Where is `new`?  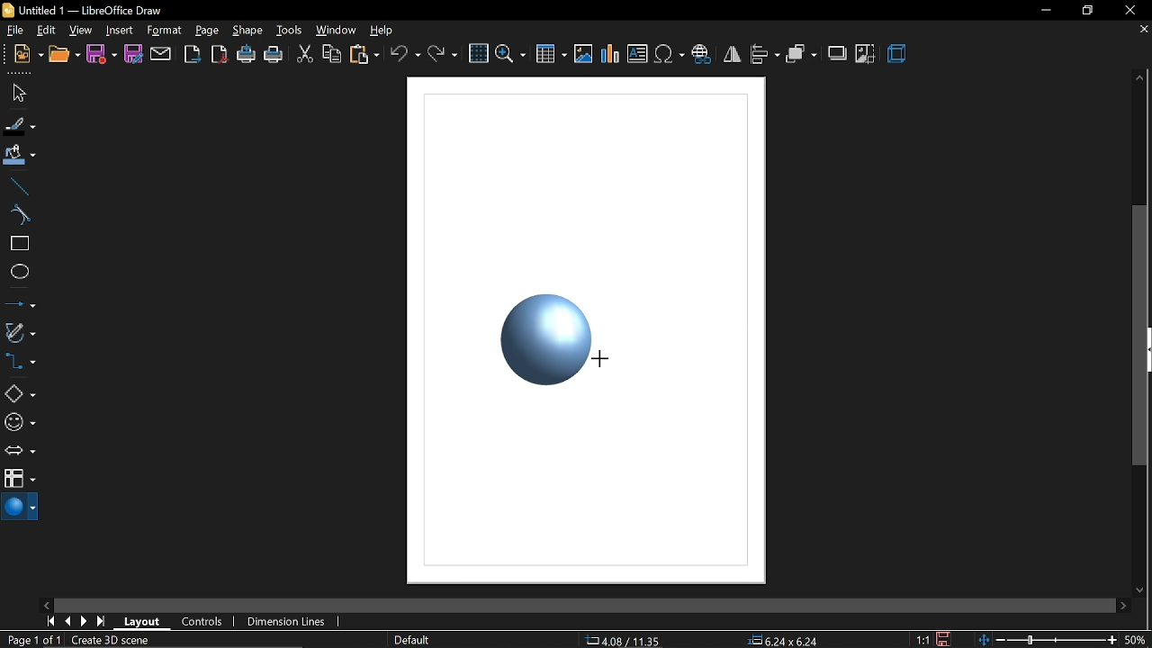
new is located at coordinates (27, 54).